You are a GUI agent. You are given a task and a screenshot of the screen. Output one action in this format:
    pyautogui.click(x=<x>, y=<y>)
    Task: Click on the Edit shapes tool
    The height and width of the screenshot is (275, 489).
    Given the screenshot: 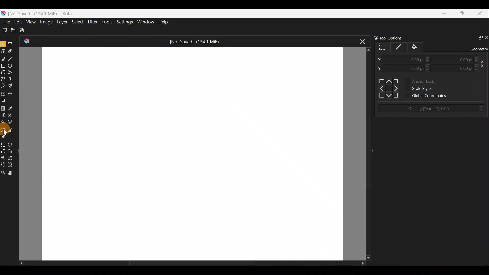 What is the action you would take?
    pyautogui.click(x=4, y=50)
    